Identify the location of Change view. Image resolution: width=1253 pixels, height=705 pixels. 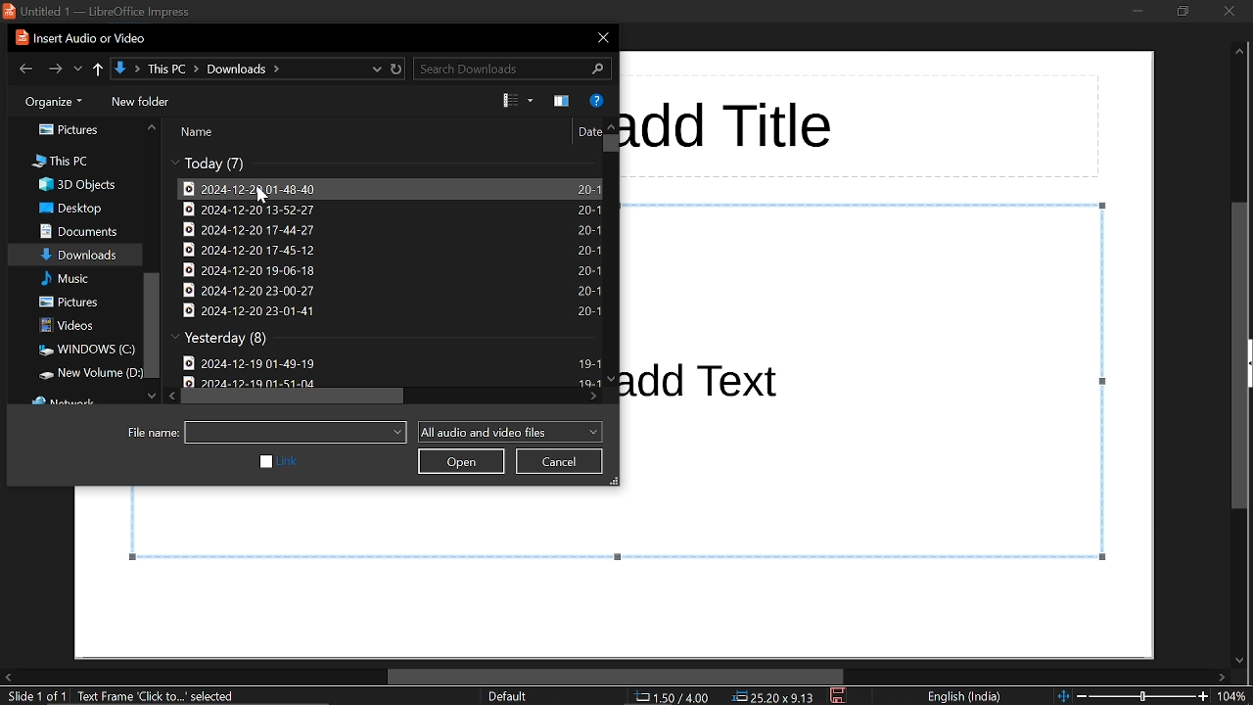
(519, 101).